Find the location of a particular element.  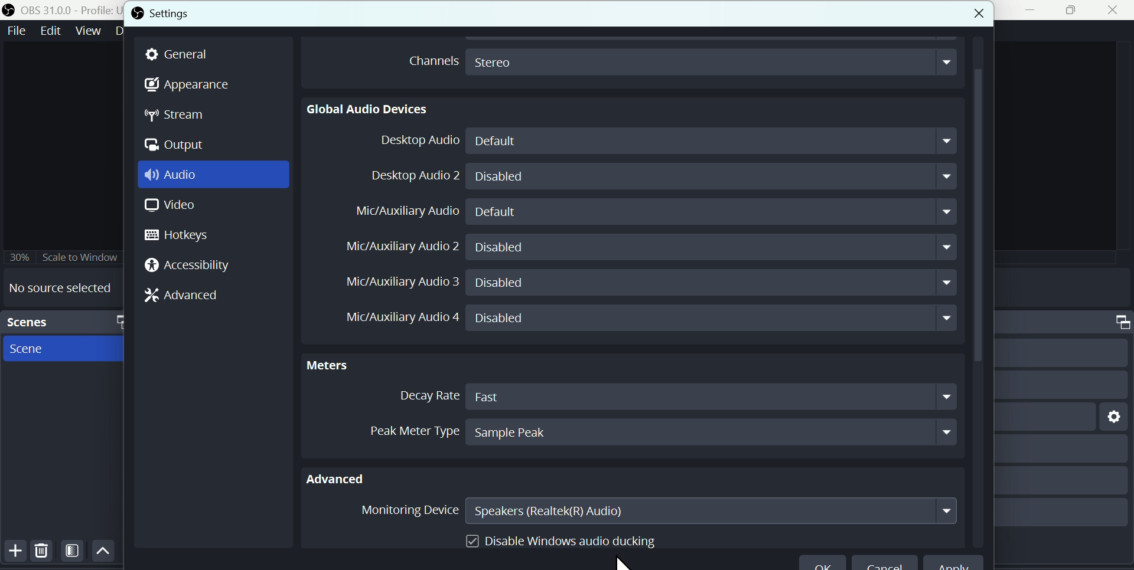

maximise is located at coordinates (1074, 11).